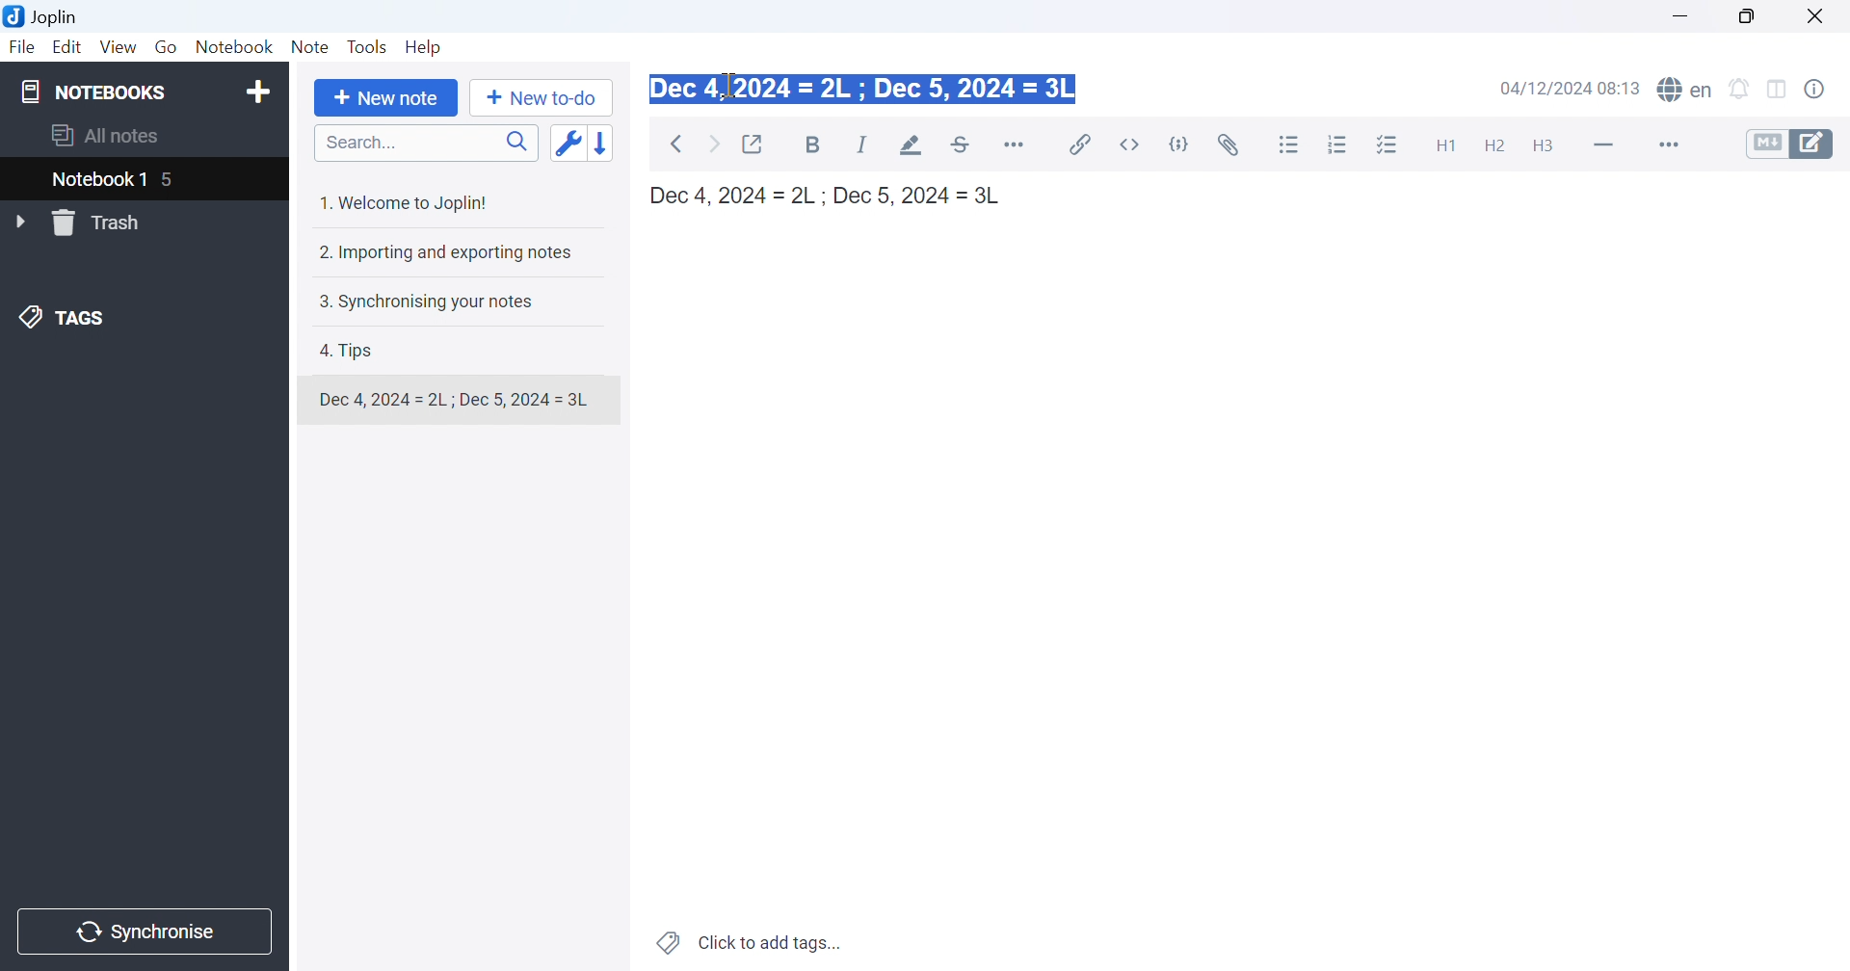 This screenshot has width=1850, height=971. What do you see at coordinates (97, 92) in the screenshot?
I see `NOTEBOOKS` at bounding box center [97, 92].